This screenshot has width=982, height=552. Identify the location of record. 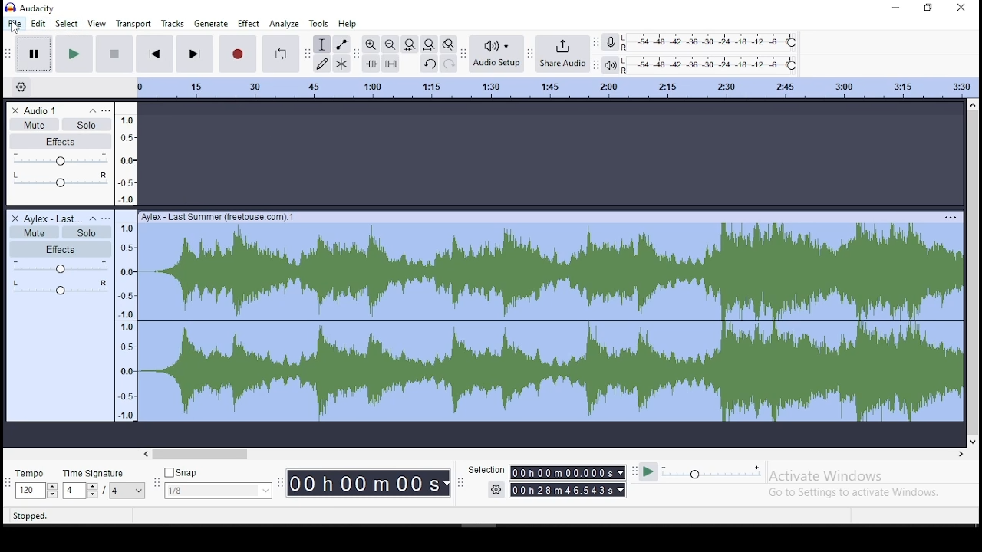
(238, 54).